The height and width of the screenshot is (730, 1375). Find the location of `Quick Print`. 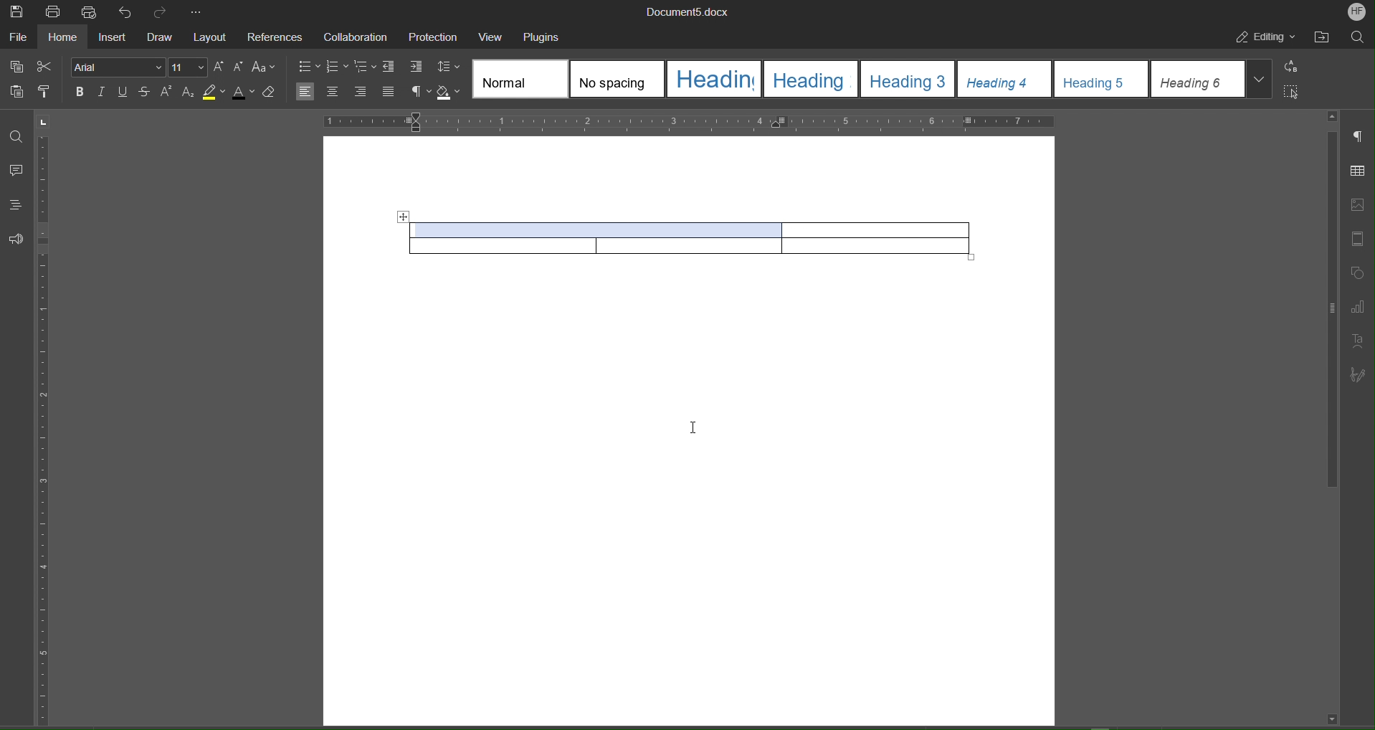

Quick Print is located at coordinates (93, 13).